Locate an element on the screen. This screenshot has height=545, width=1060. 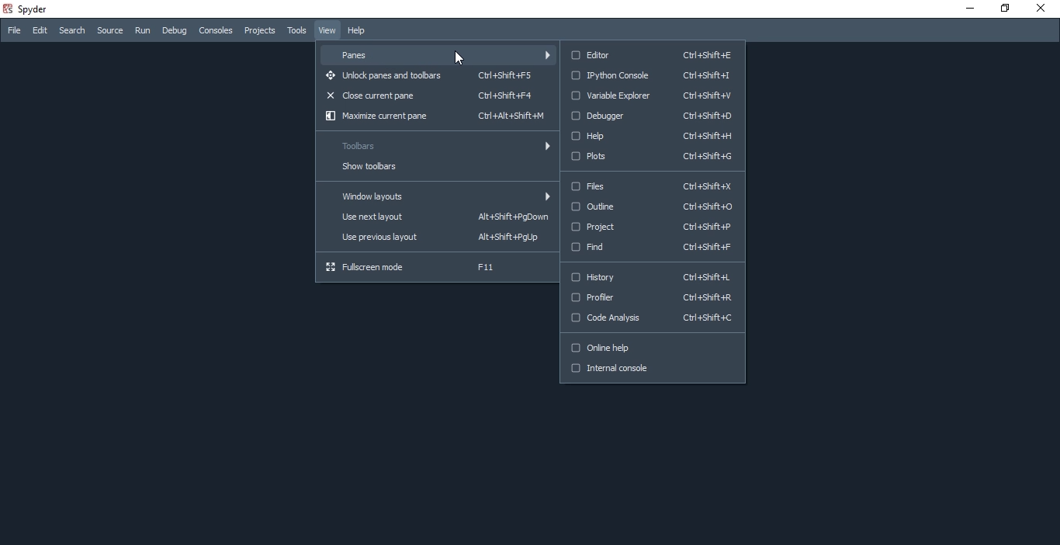
Find is located at coordinates (651, 250).